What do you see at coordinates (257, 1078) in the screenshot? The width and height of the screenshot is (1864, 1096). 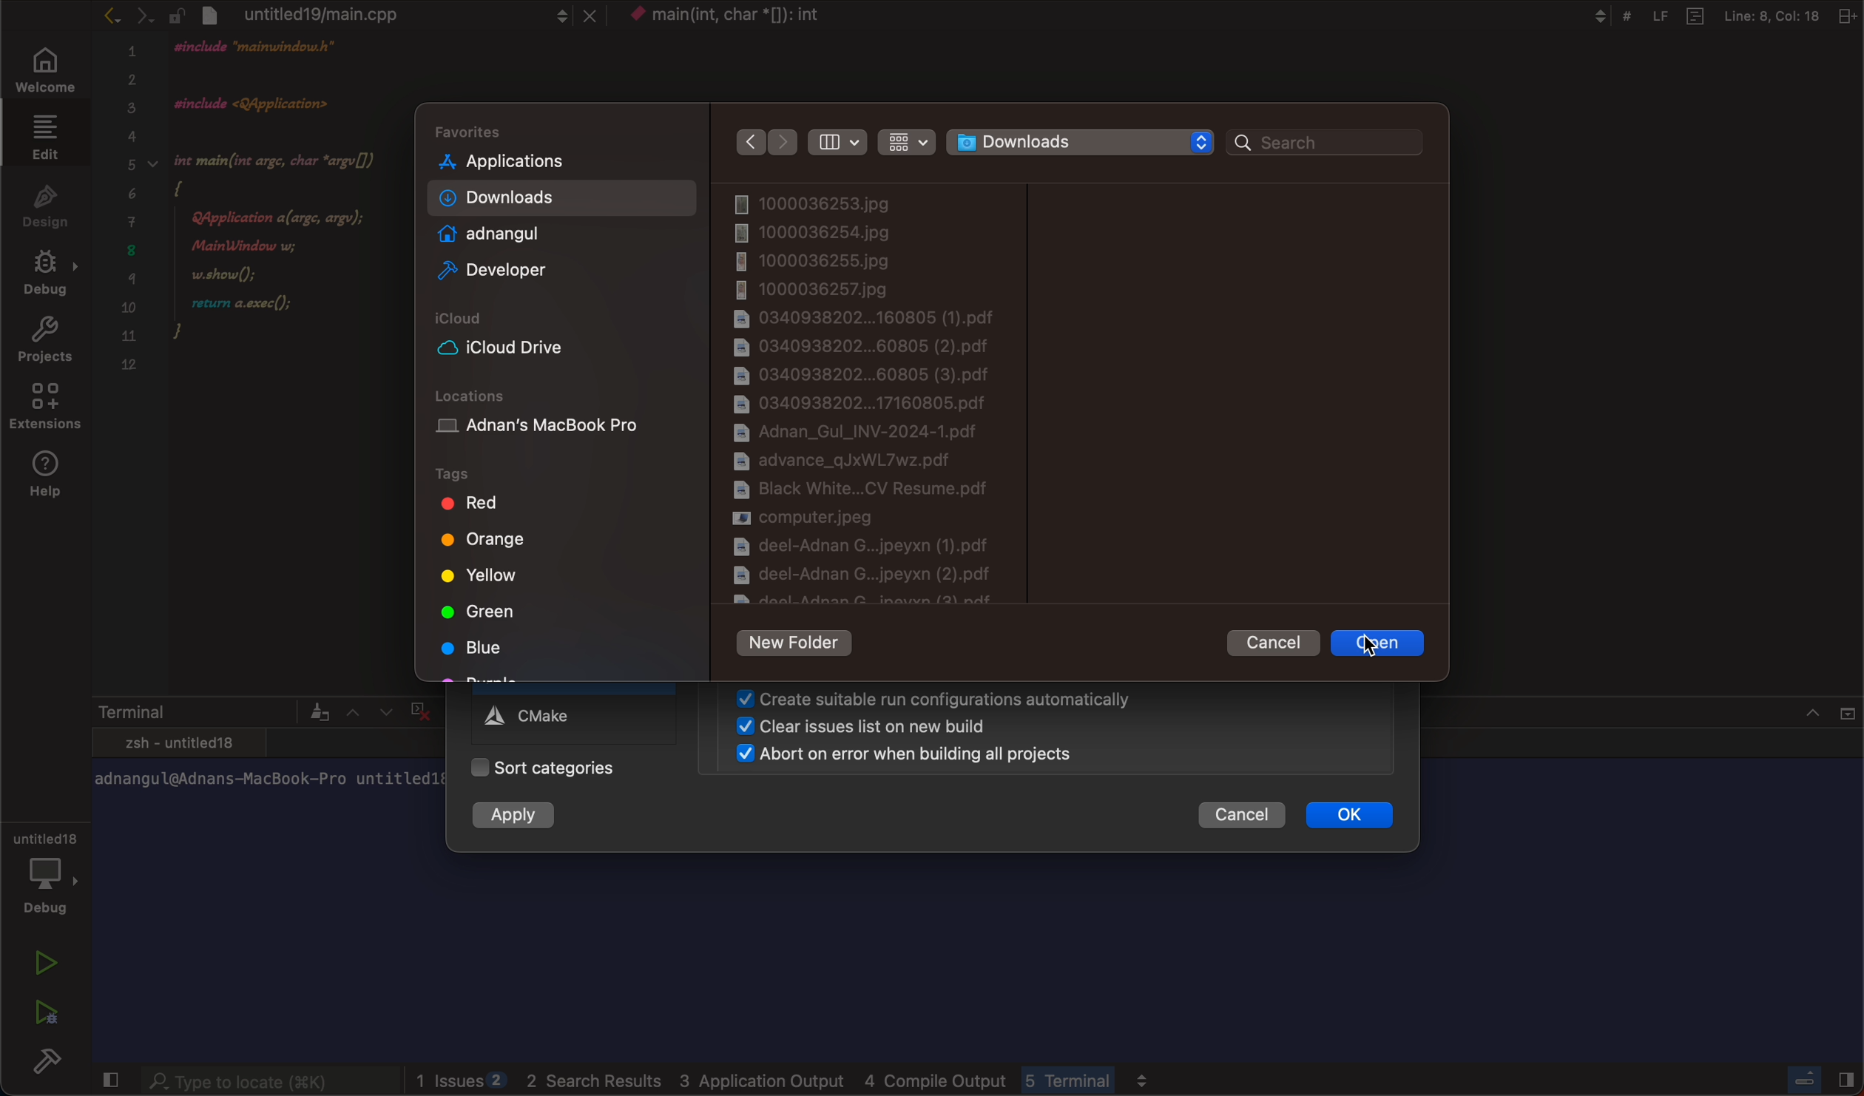 I see `searchbar` at bounding box center [257, 1078].